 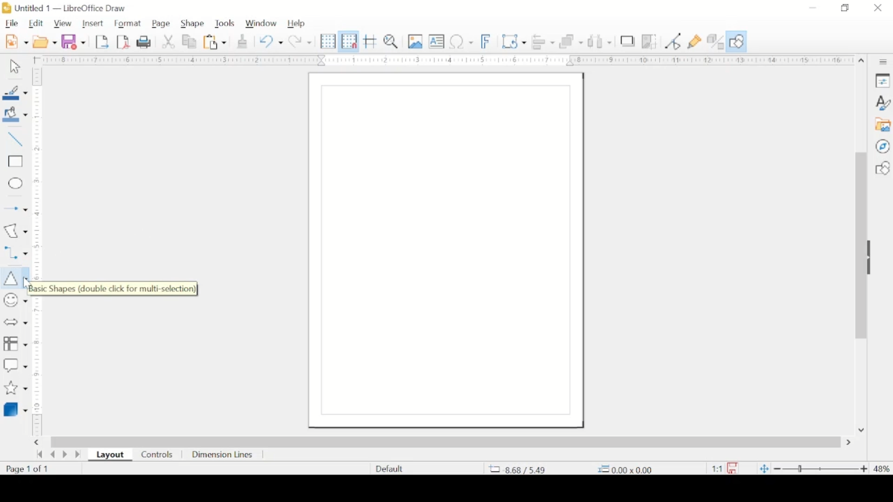 What do you see at coordinates (572, 41) in the screenshot?
I see `arrange` at bounding box center [572, 41].